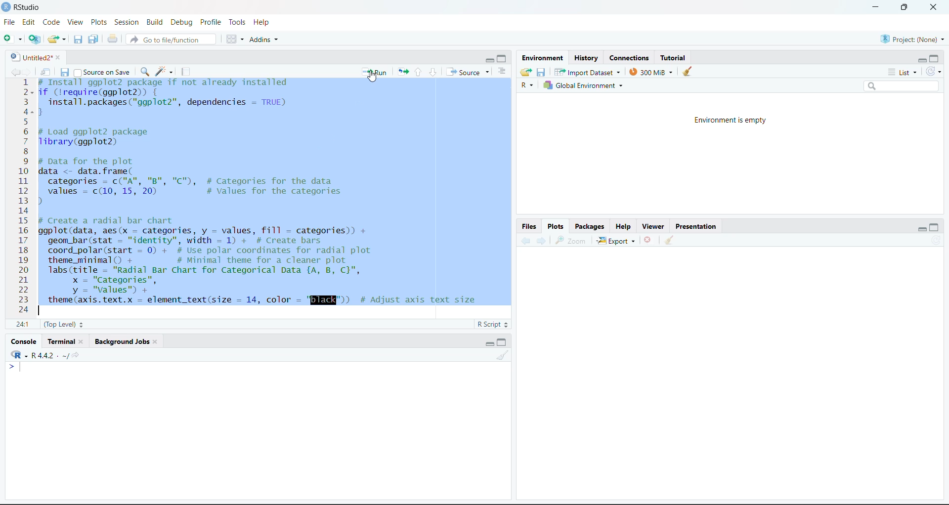  Describe the element at coordinates (523, 242) in the screenshot. I see `go back` at that location.